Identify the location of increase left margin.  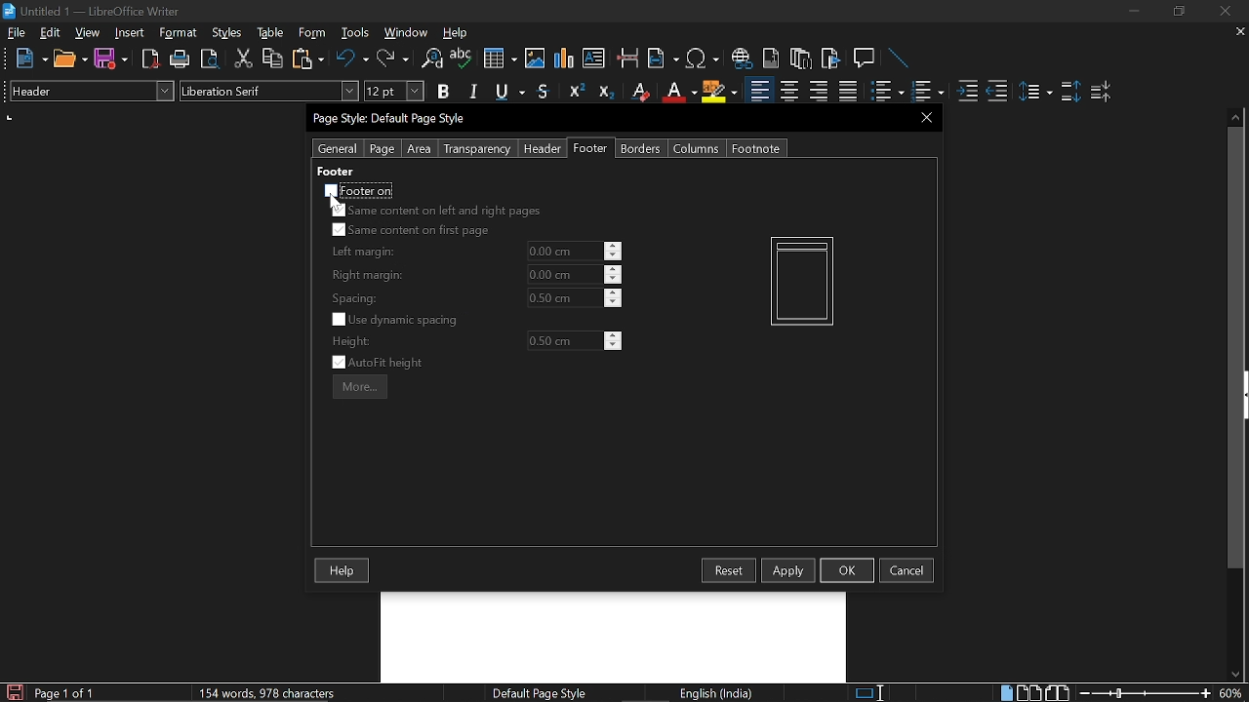
(614, 246).